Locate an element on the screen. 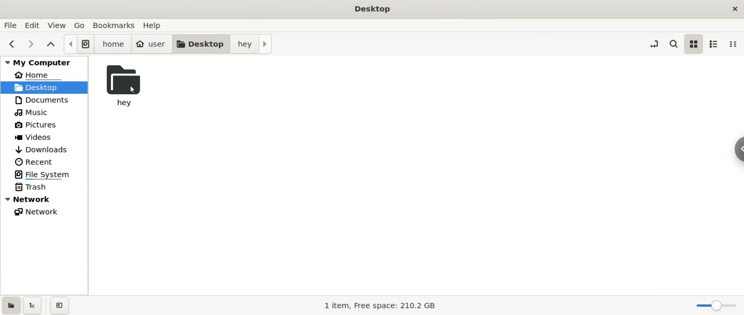 The height and width of the screenshot is (315, 744). previous is located at coordinates (13, 45).